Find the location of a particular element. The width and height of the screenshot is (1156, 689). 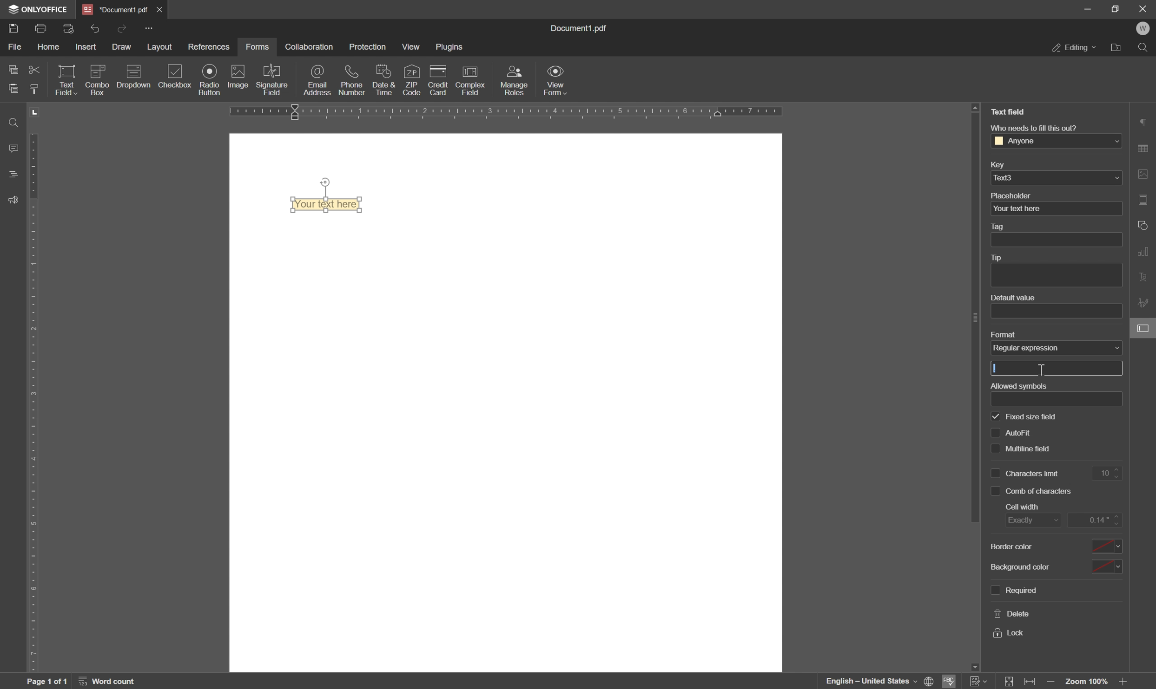

print is located at coordinates (42, 29).